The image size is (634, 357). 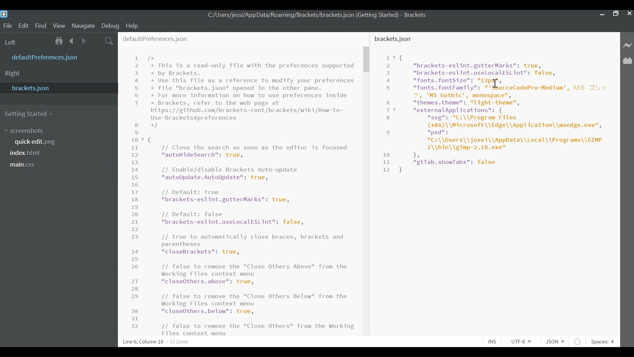 I want to click on Getting Started, so click(x=30, y=113).